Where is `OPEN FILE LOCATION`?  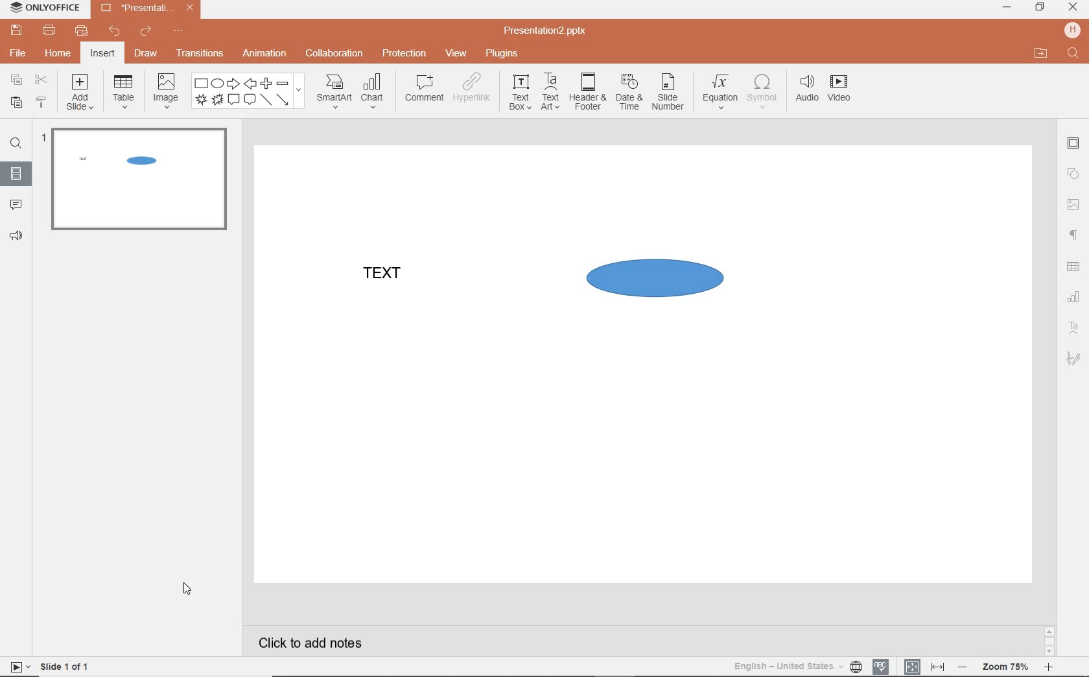
OPEN FILE LOCATION is located at coordinates (1039, 51).